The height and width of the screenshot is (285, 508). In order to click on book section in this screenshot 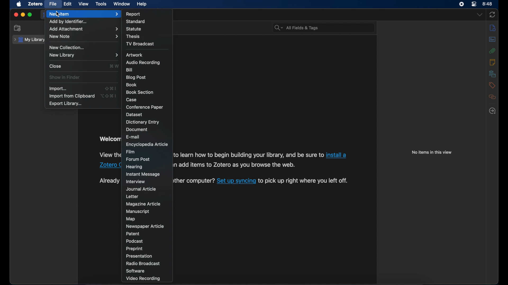, I will do `click(140, 92)`.